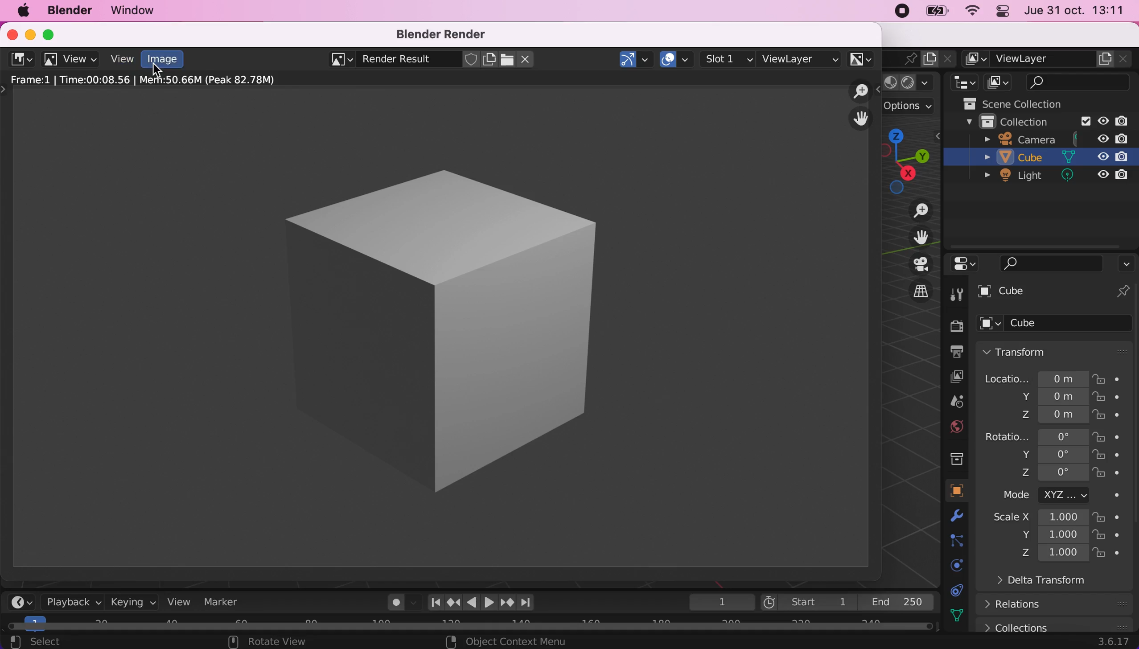  I want to click on location y, so click(1036, 397).